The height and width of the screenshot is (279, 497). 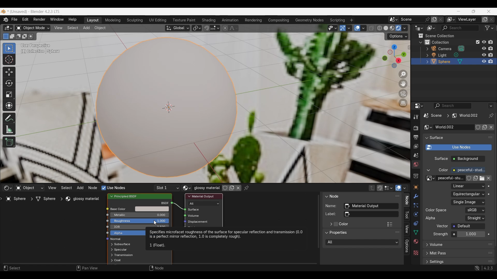 I want to click on Edit sphere options, so click(x=434, y=61).